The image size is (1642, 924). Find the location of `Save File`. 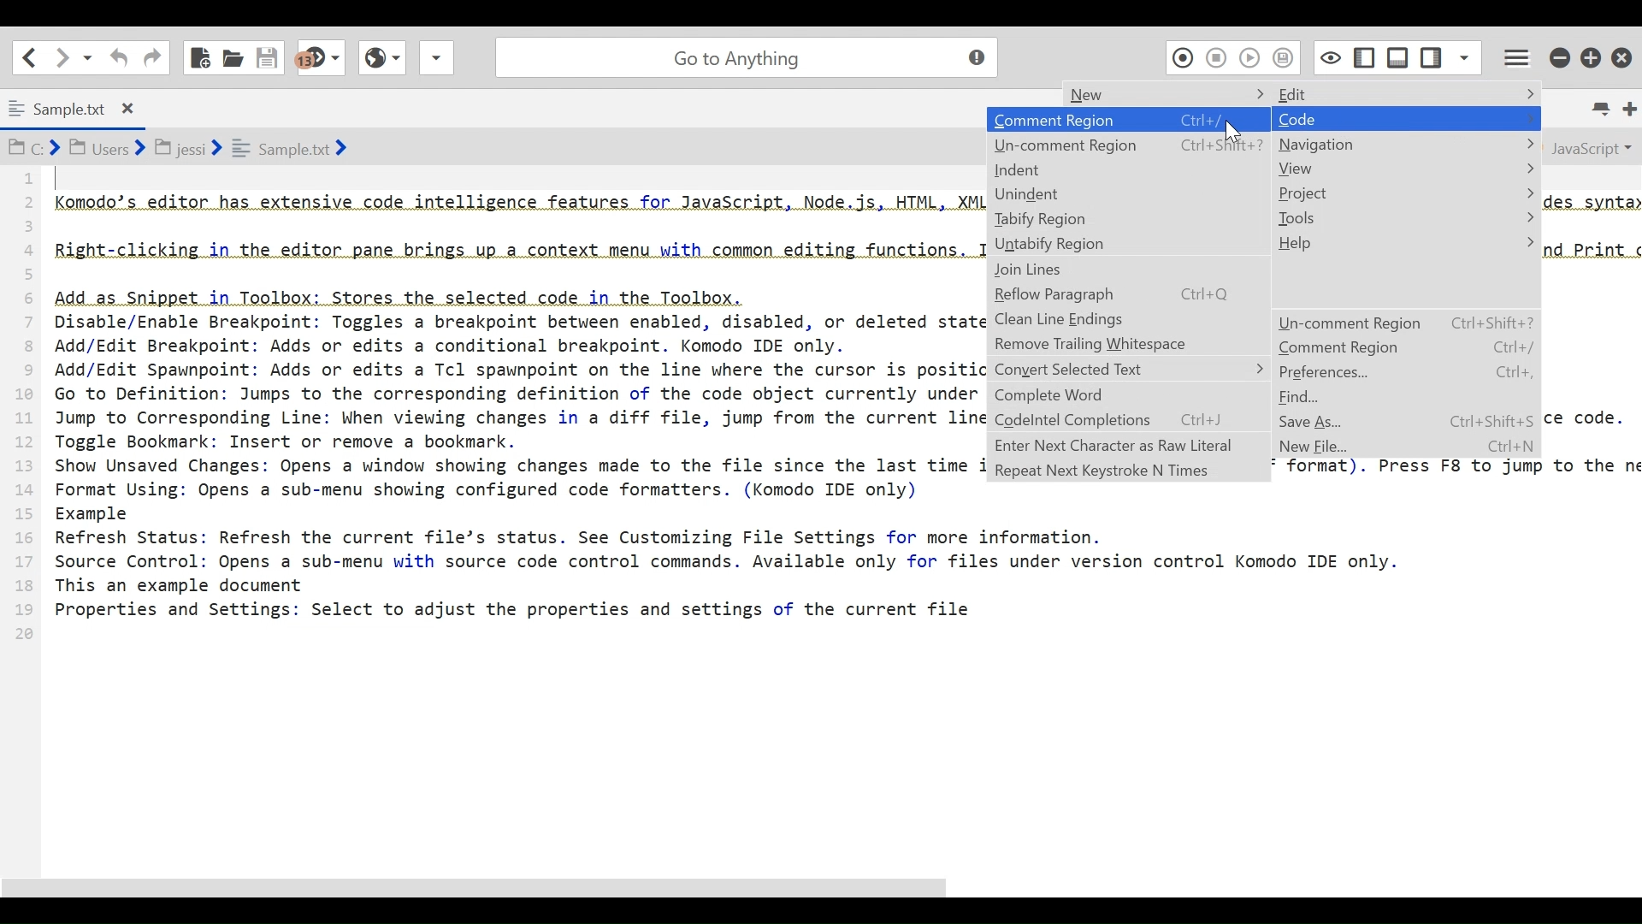

Save File is located at coordinates (269, 56).